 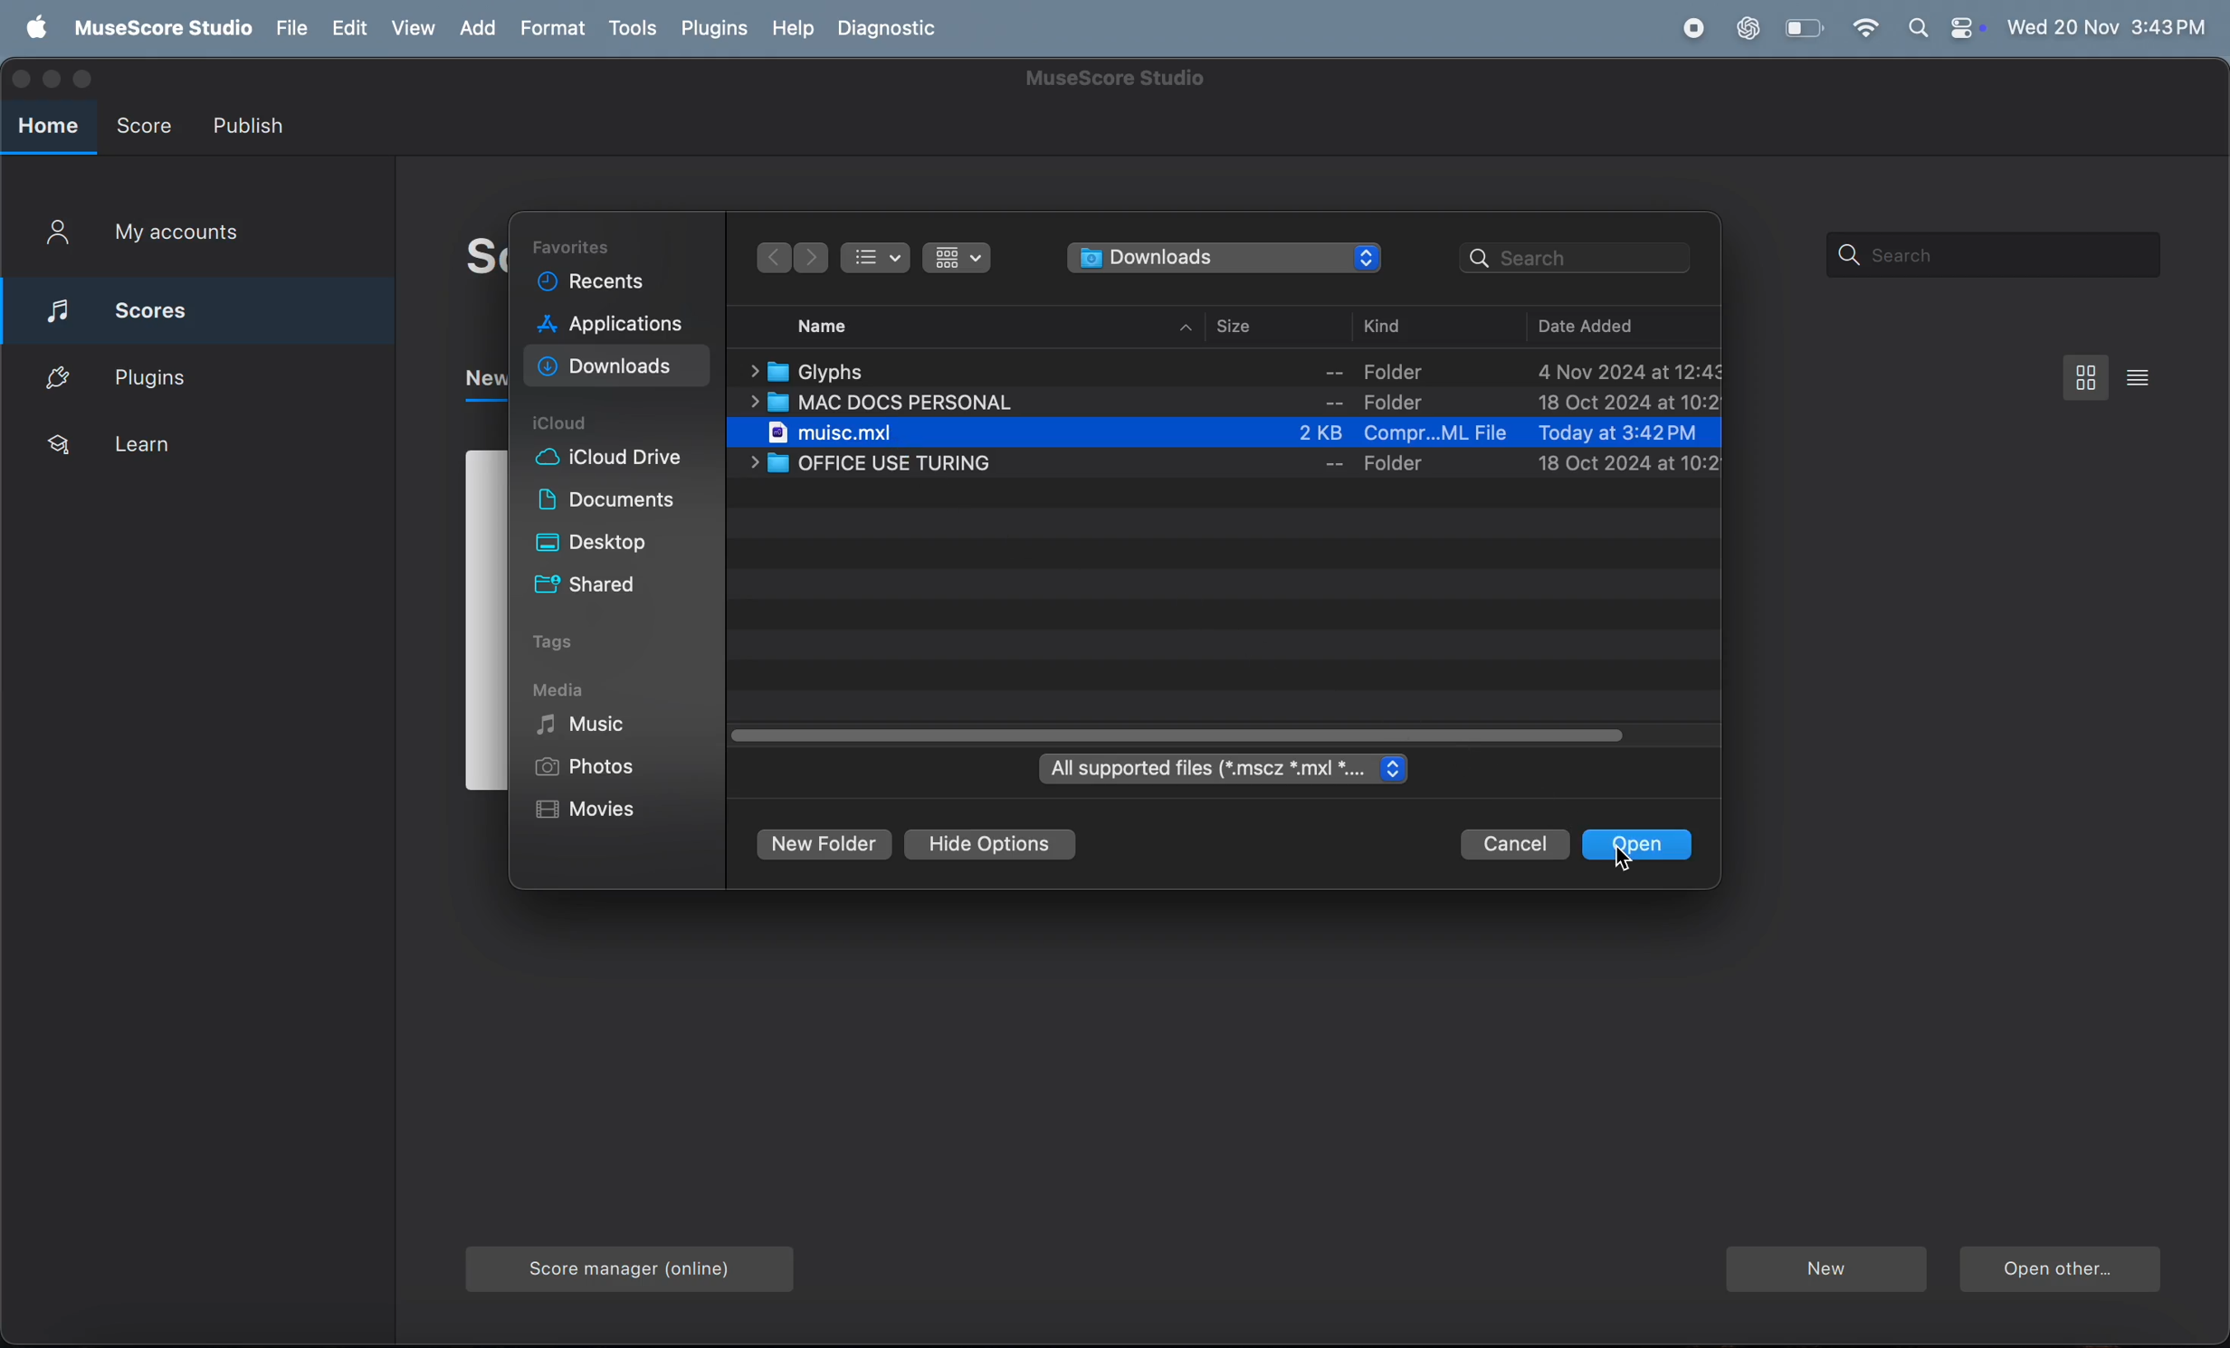 What do you see at coordinates (1234, 369) in the screenshot?
I see `Glyphs` at bounding box center [1234, 369].